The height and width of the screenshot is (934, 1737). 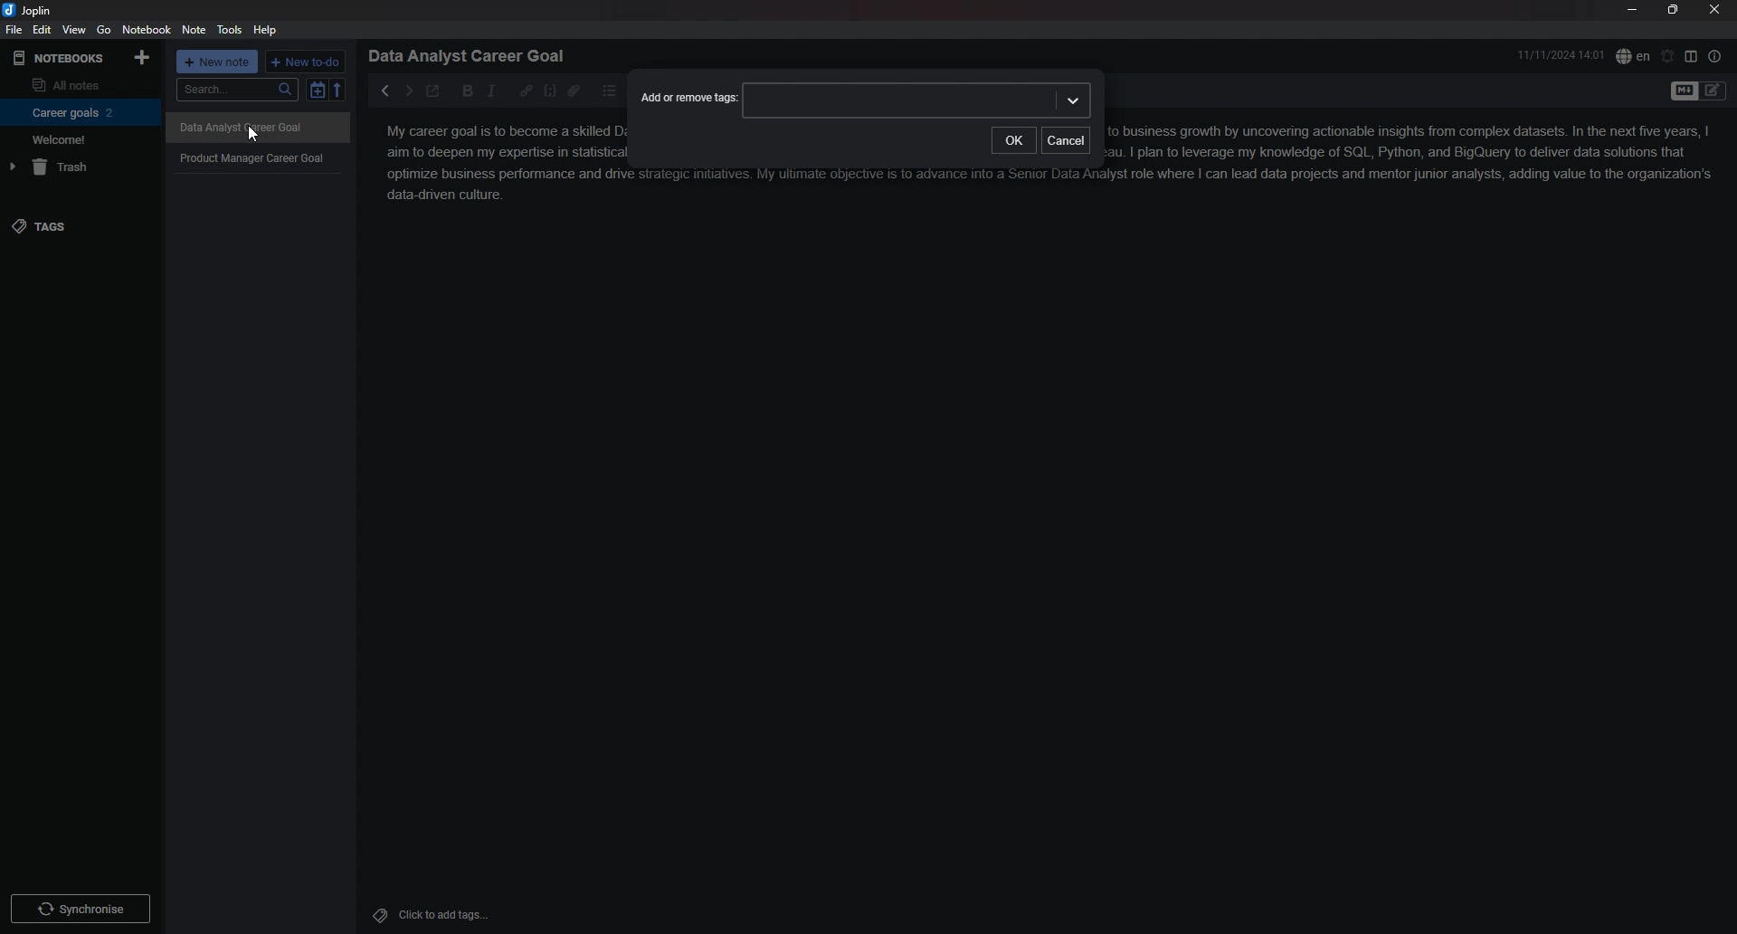 I want to click on tools, so click(x=230, y=30).